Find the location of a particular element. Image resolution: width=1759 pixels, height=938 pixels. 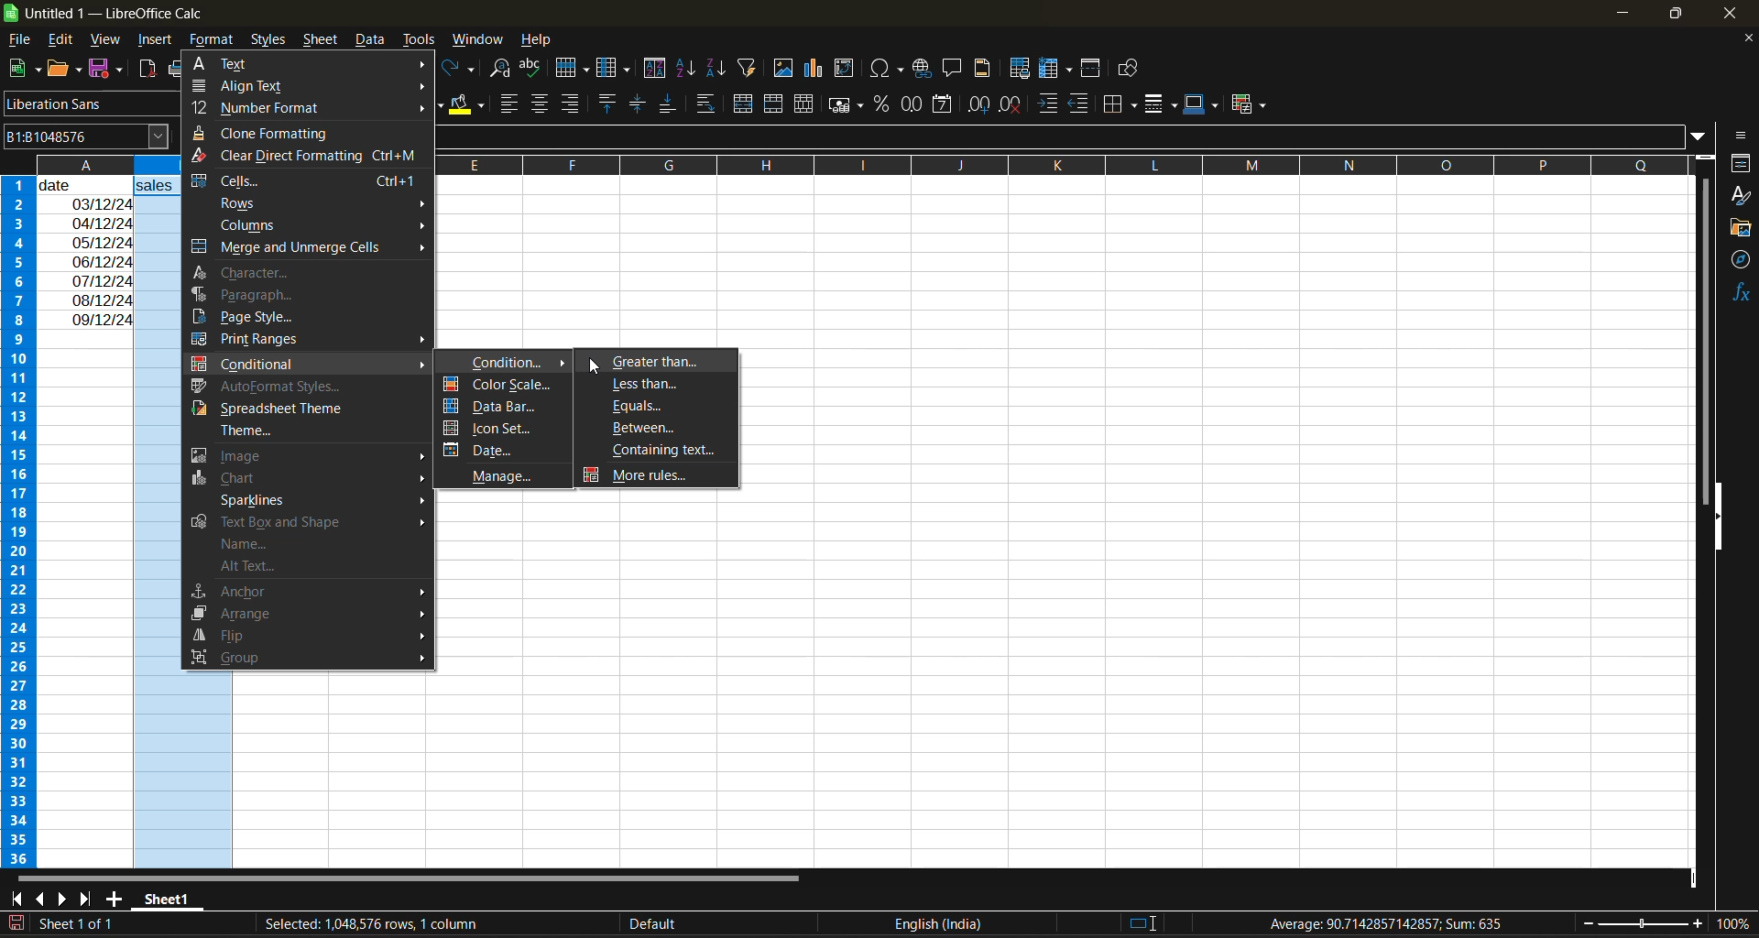

text language is located at coordinates (786, 922).